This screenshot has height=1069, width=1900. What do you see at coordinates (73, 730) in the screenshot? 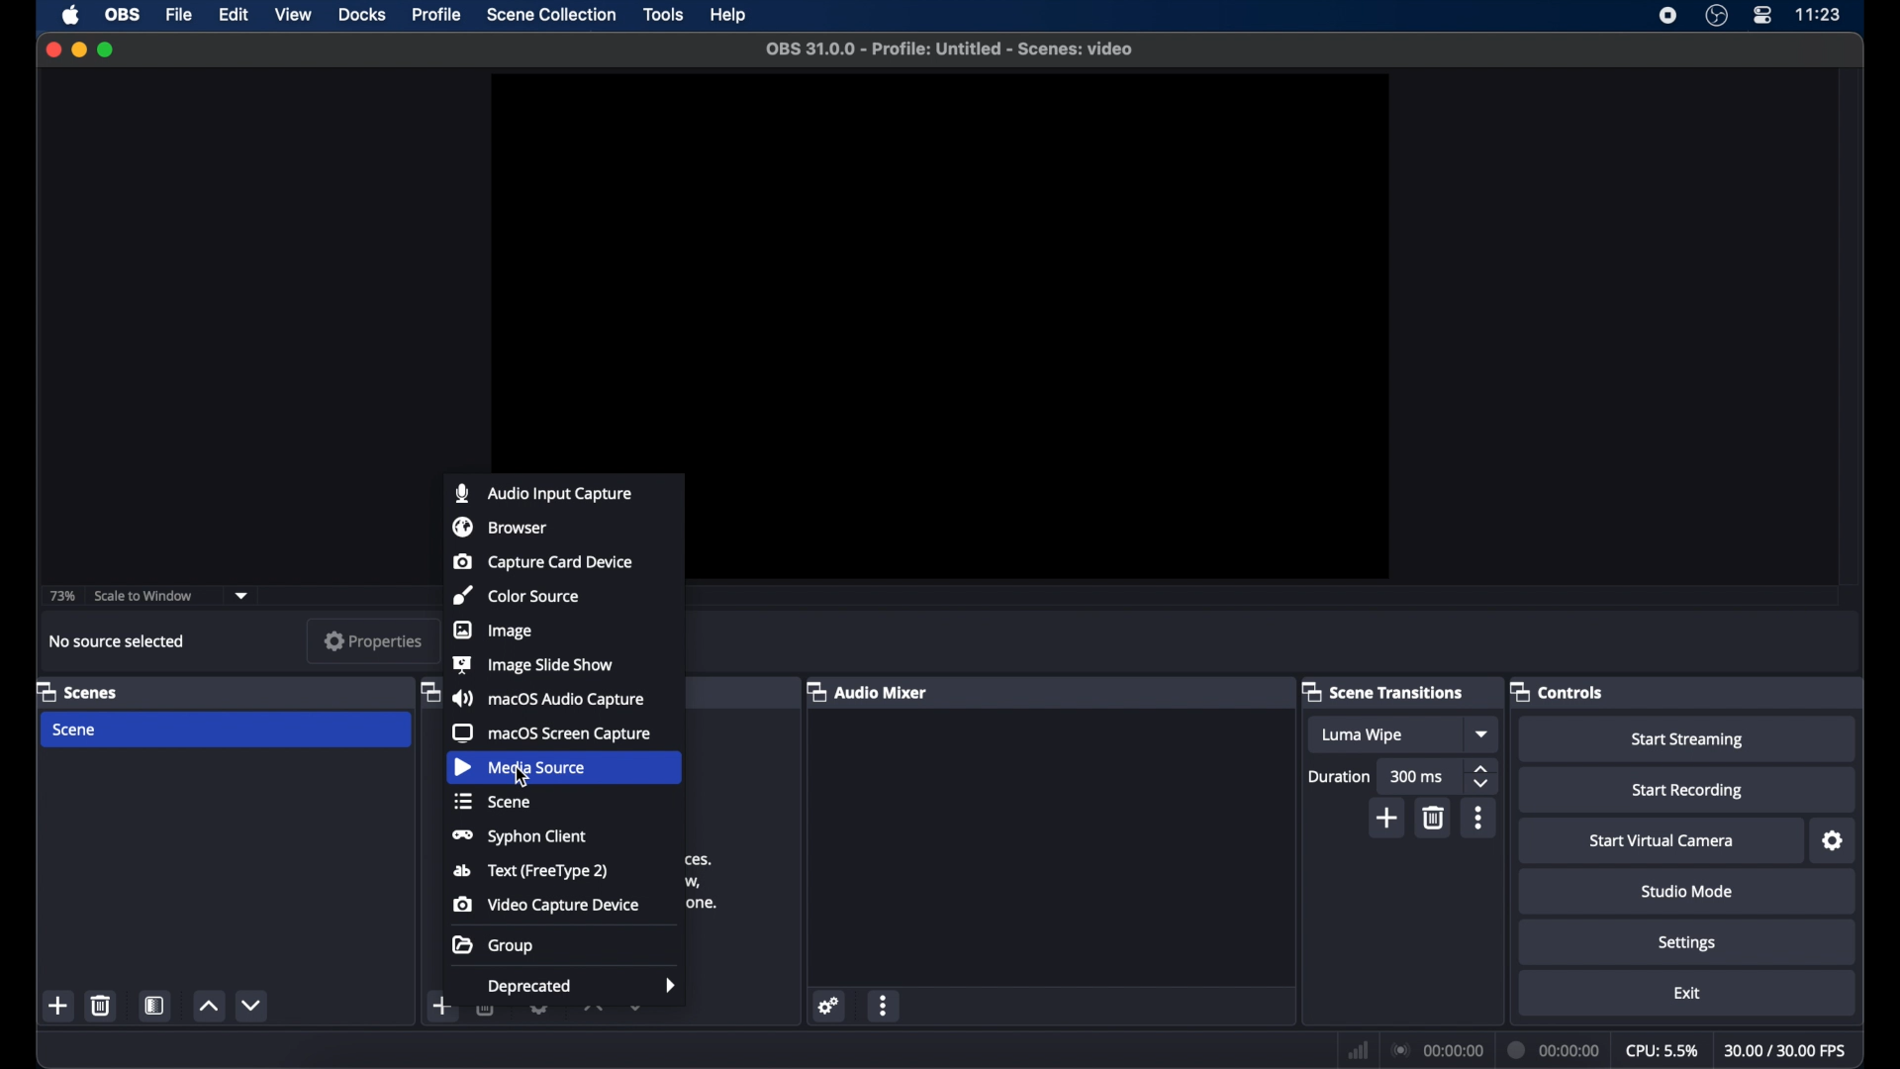
I see `scene` at bounding box center [73, 730].